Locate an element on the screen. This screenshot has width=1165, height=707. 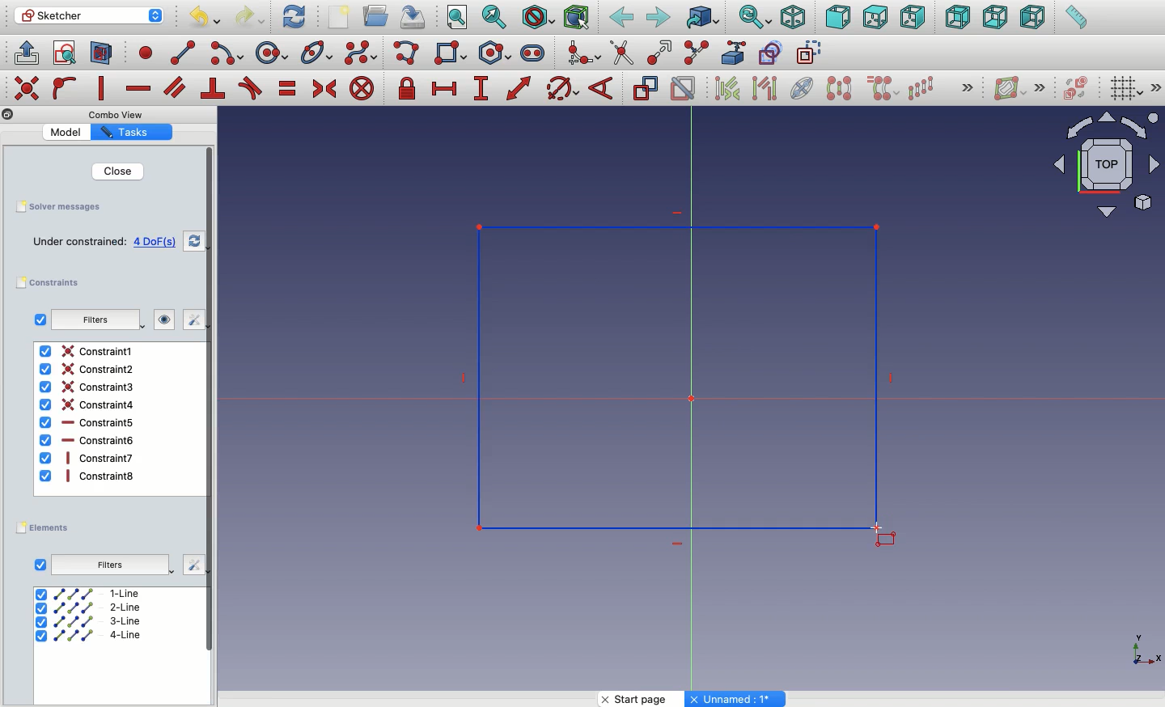
Carbon copy is located at coordinates (769, 53).